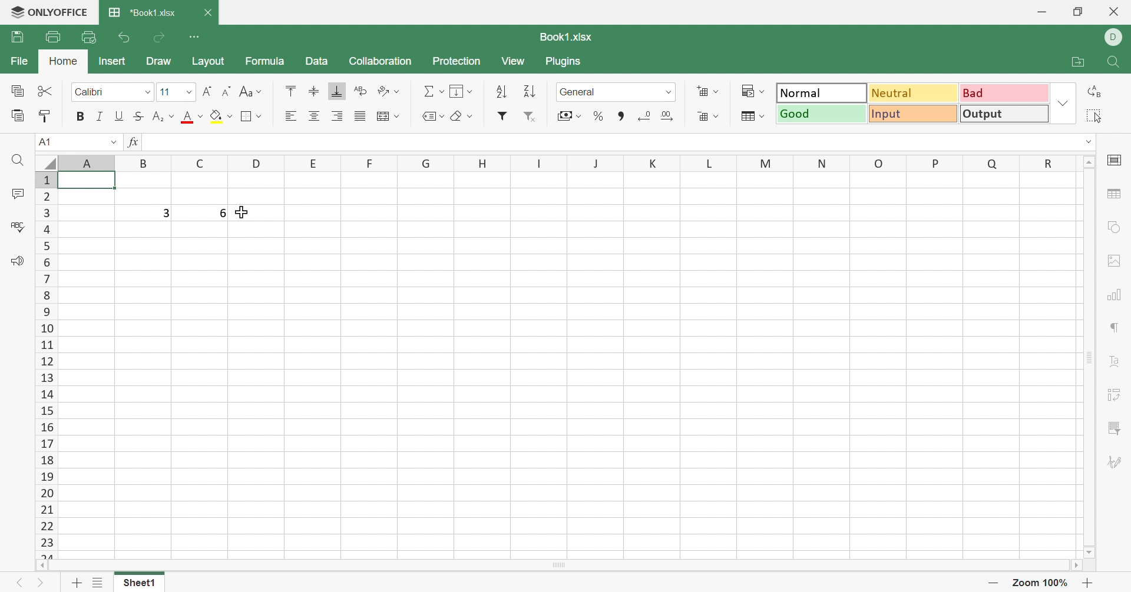 Image resolution: width=1131 pixels, height=592 pixels. I want to click on Scroll left, so click(41, 568).